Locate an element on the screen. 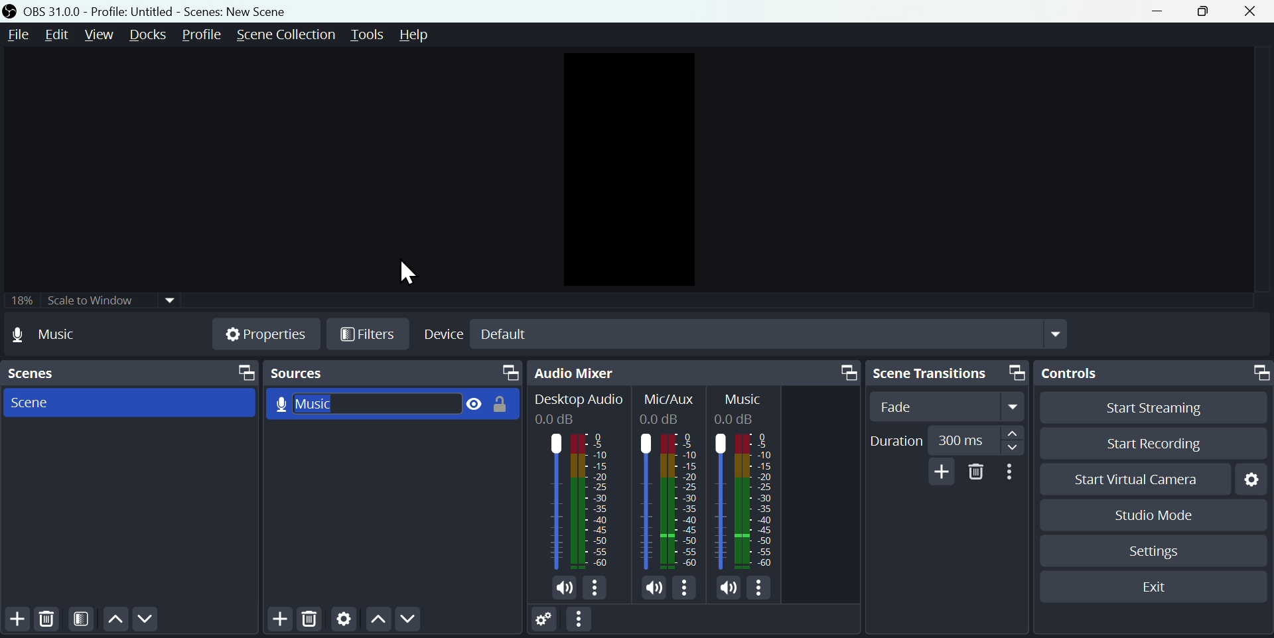  Settings is located at coordinates (1251, 481).